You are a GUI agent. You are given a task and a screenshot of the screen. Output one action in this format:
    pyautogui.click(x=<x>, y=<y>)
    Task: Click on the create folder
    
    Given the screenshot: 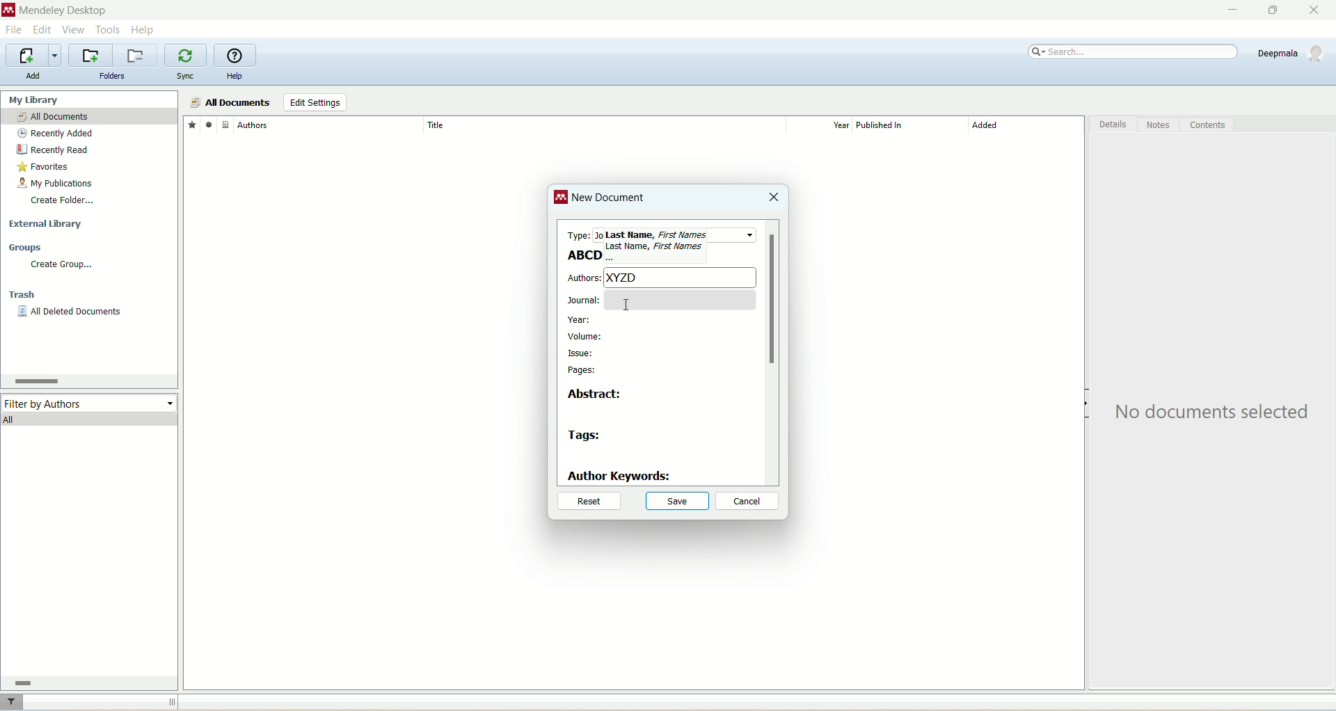 What is the action you would take?
    pyautogui.click(x=62, y=200)
    